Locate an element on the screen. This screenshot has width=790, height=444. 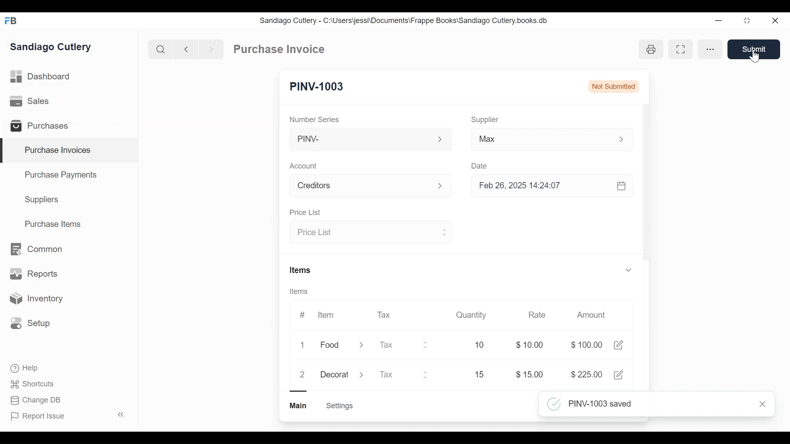
Purchases is located at coordinates (43, 127).